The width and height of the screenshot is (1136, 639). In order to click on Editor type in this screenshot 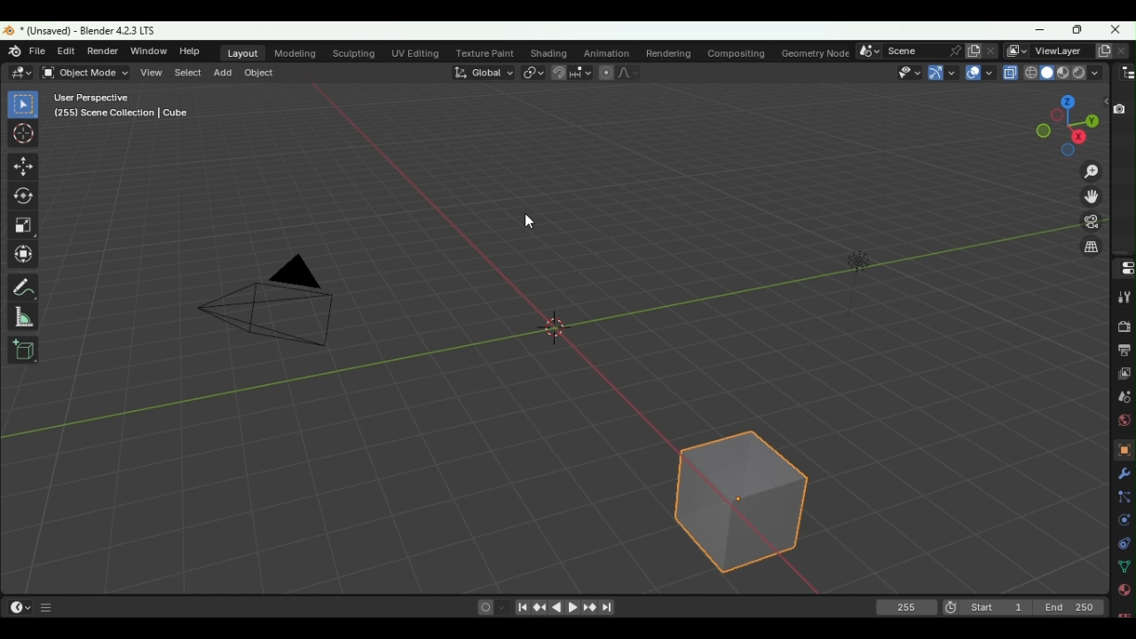, I will do `click(20, 606)`.